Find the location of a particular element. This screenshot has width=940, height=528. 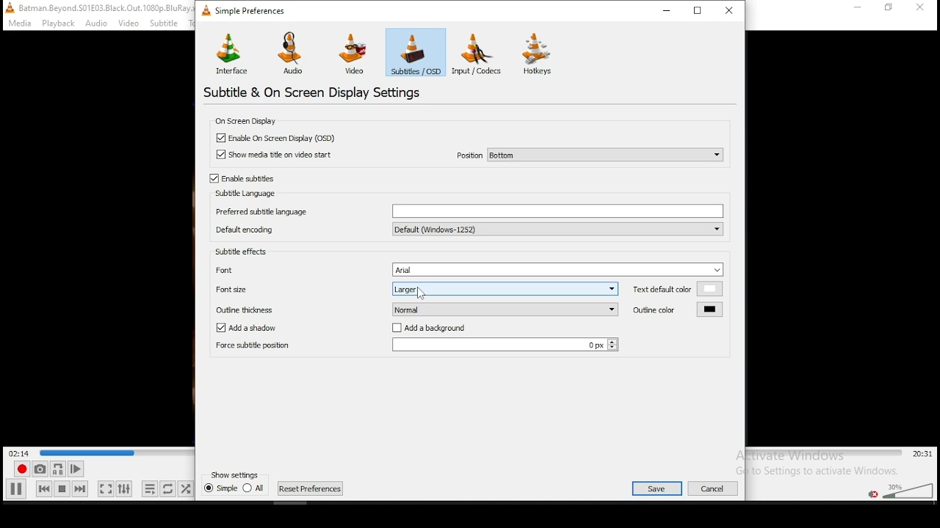

checkbox: show media title on video start is located at coordinates (277, 155).